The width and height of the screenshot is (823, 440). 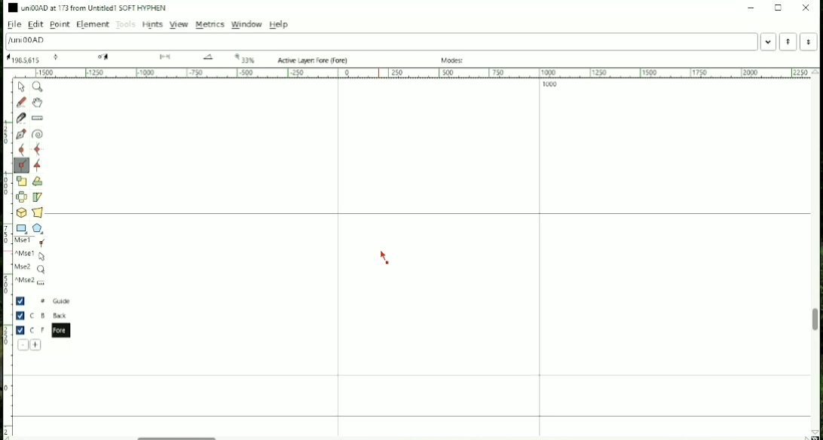 I want to click on Measure distance, angle between points, so click(x=38, y=118).